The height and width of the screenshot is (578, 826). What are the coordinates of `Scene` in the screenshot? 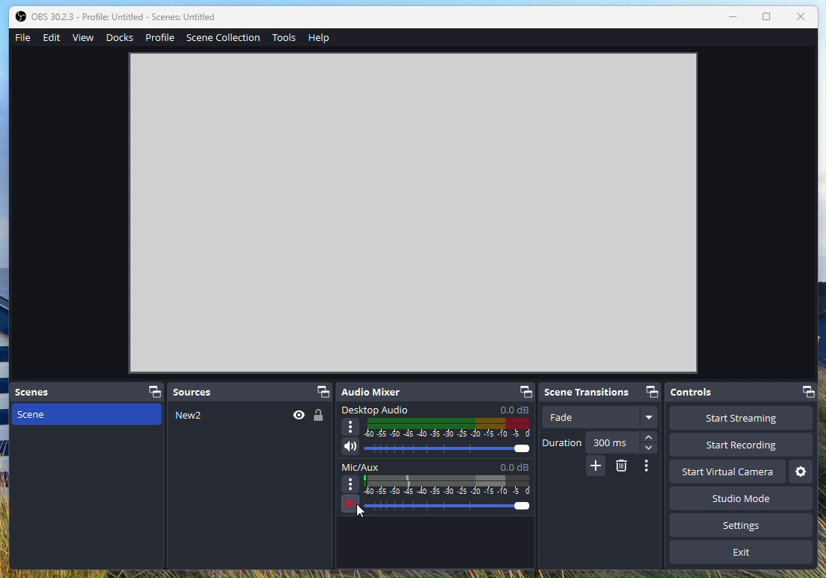 It's located at (88, 485).